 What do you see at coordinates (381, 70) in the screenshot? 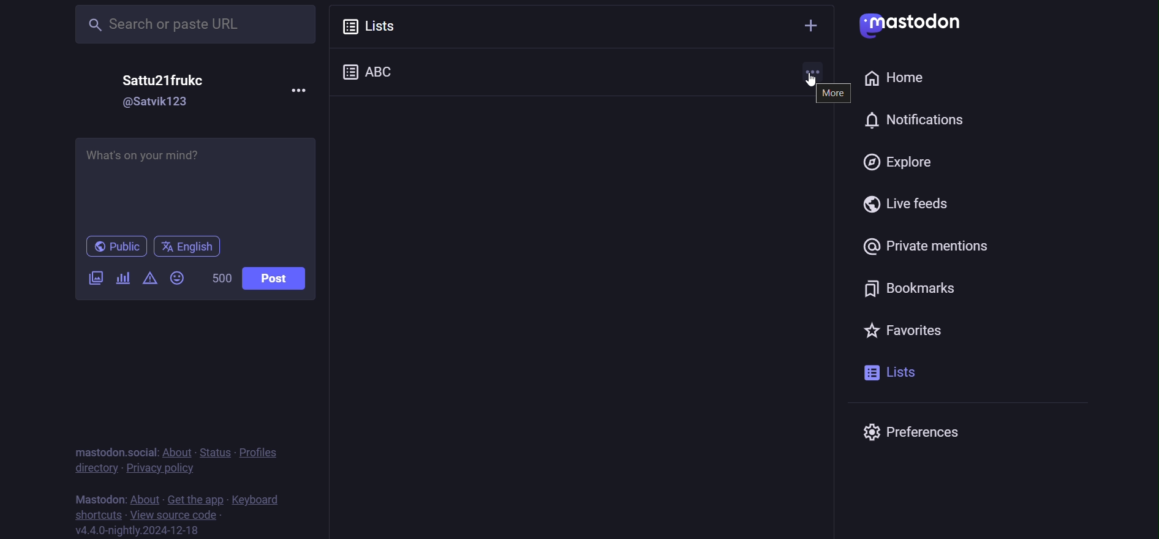
I see `ABC` at bounding box center [381, 70].